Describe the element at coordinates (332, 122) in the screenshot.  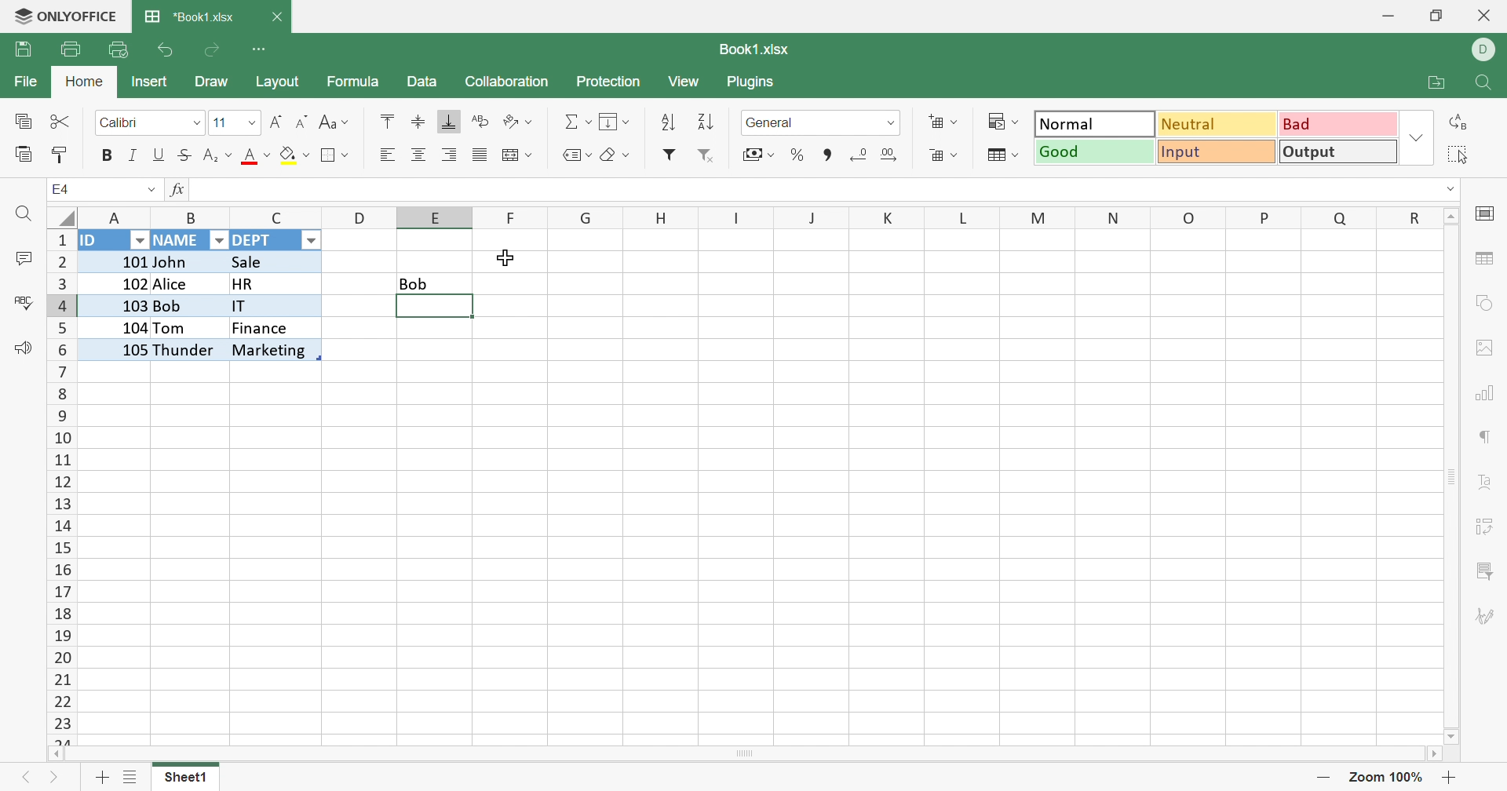
I see `Change case` at that location.